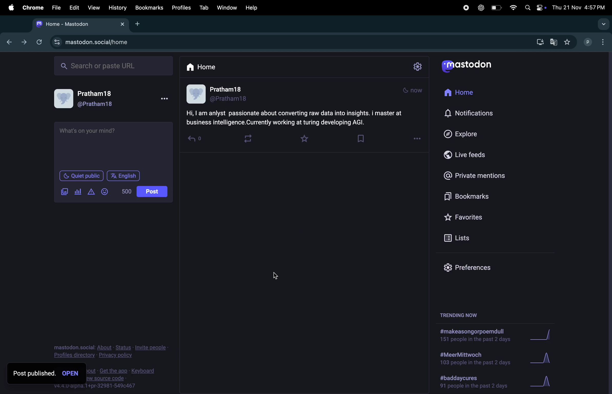  I want to click on favouited, so click(569, 42).